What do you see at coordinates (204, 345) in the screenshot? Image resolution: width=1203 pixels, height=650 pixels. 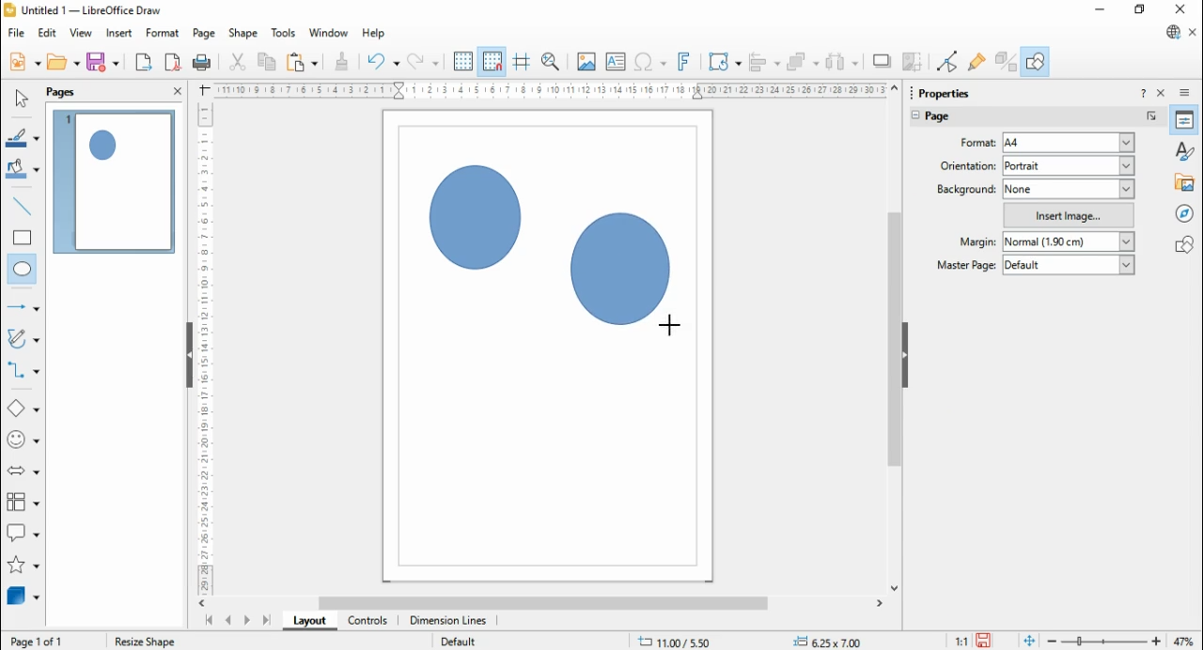 I see `Scale` at bounding box center [204, 345].